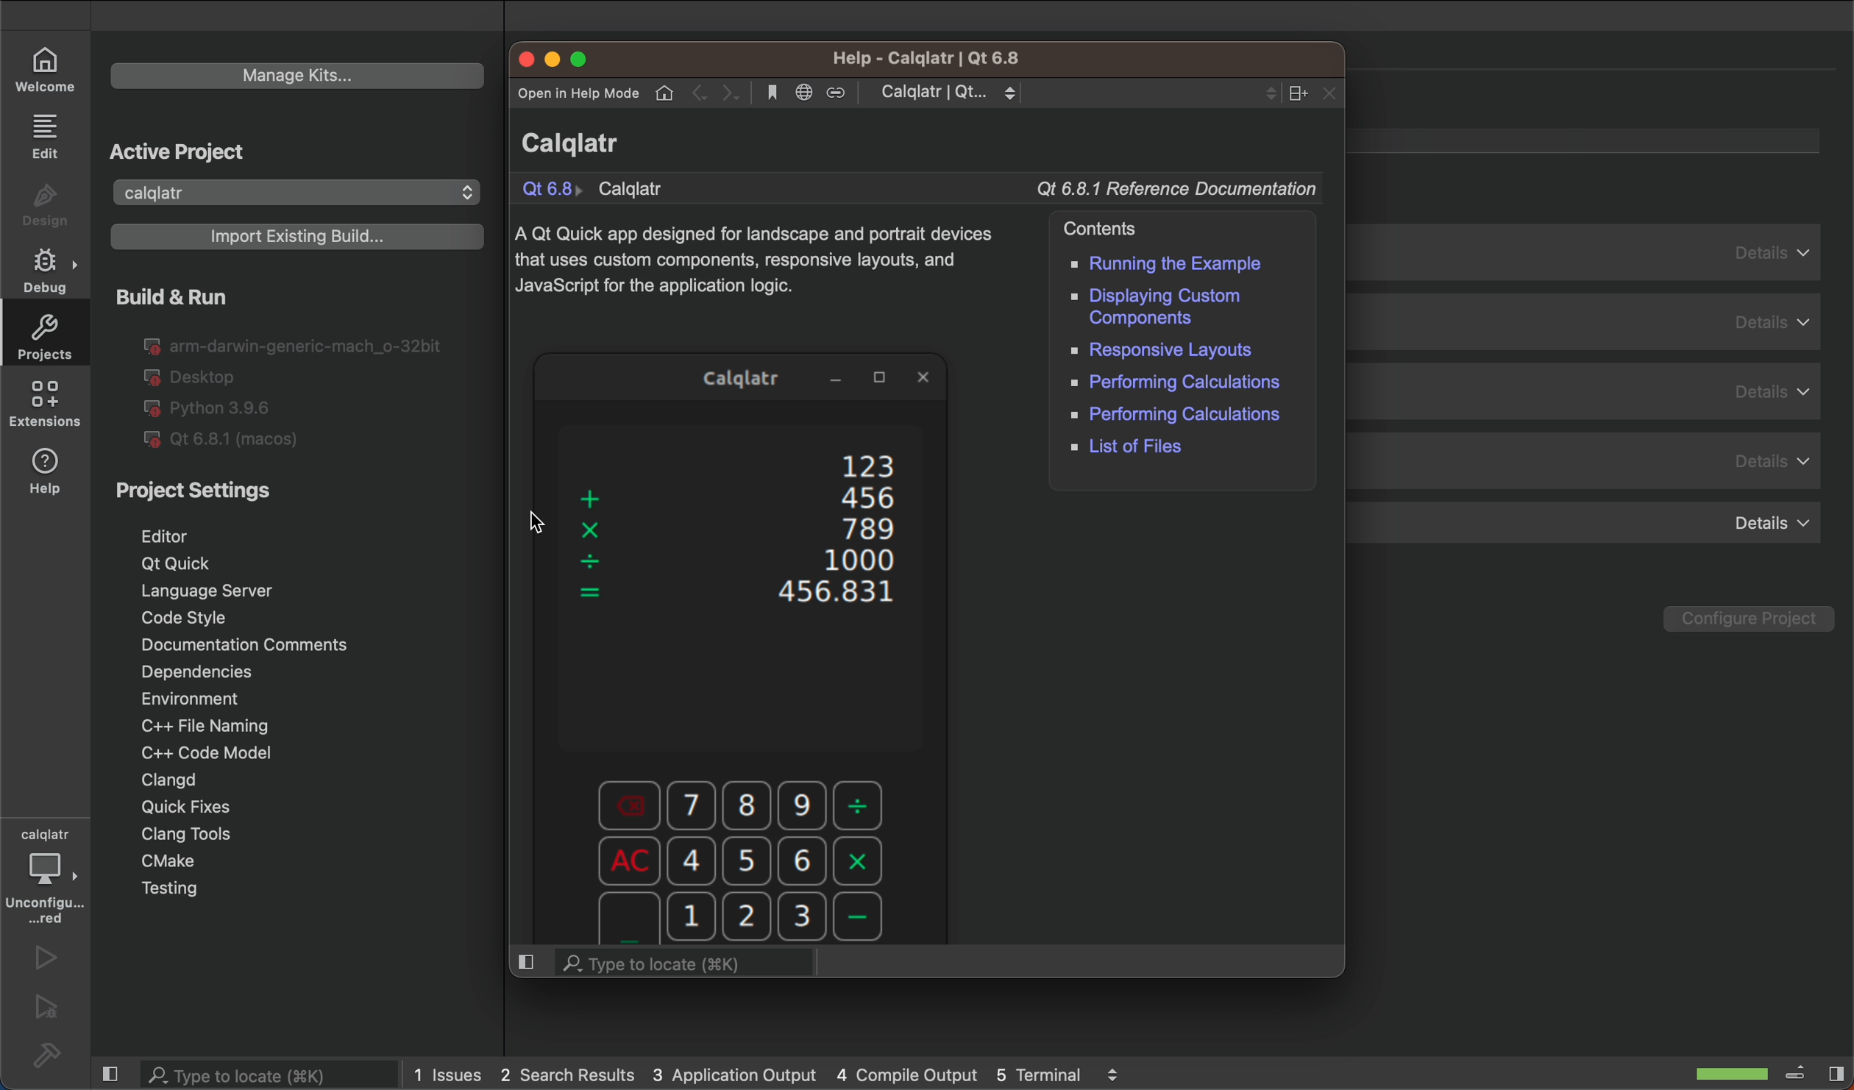 The width and height of the screenshot is (1854, 1090). Describe the element at coordinates (243, 491) in the screenshot. I see `external links` at that location.